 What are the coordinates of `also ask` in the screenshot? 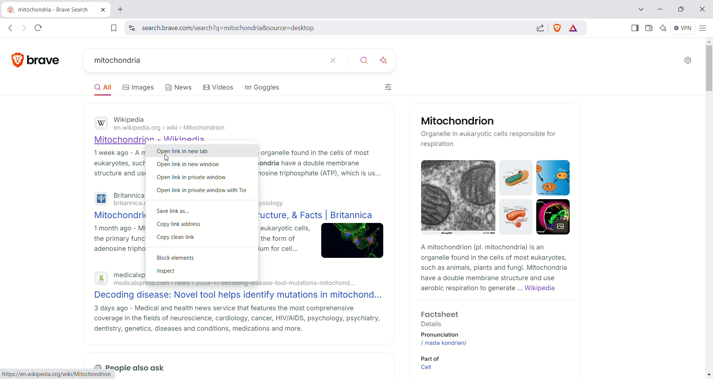 It's located at (149, 367).